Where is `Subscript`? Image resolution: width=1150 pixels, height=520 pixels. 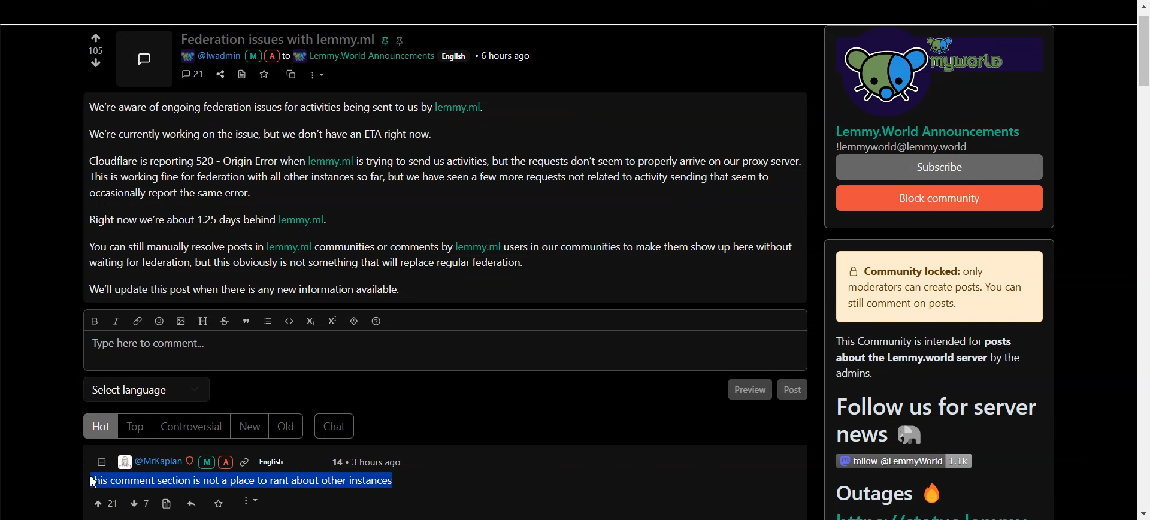
Subscript is located at coordinates (310, 322).